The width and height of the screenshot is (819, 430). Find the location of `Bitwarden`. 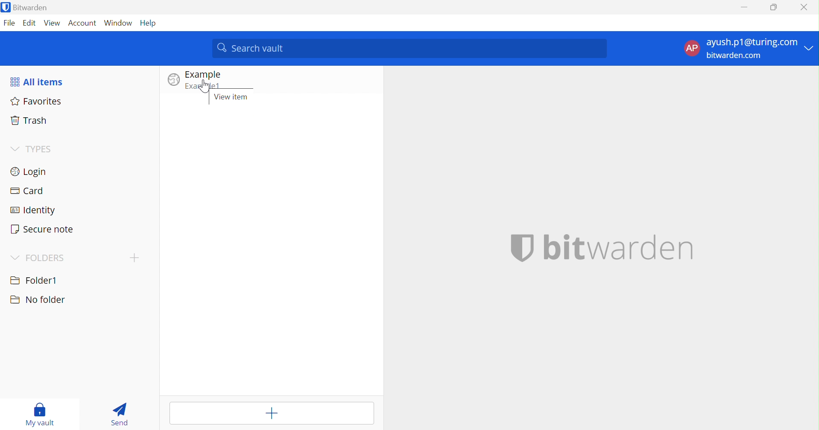

Bitwarden is located at coordinates (27, 8).